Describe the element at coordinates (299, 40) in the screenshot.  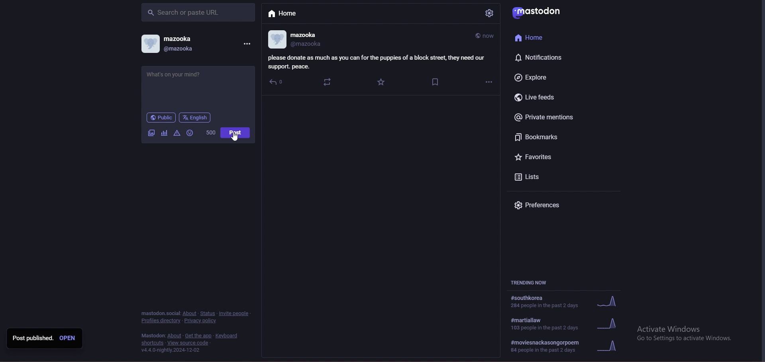
I see `profile` at that location.